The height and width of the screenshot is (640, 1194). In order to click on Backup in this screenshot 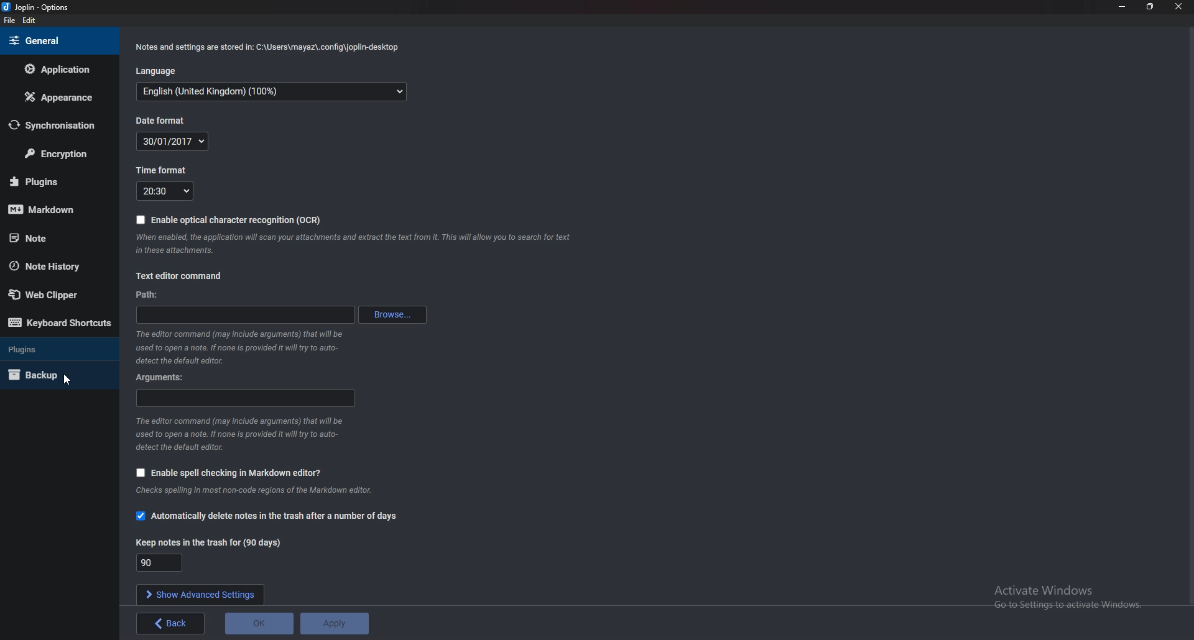, I will do `click(51, 376)`.